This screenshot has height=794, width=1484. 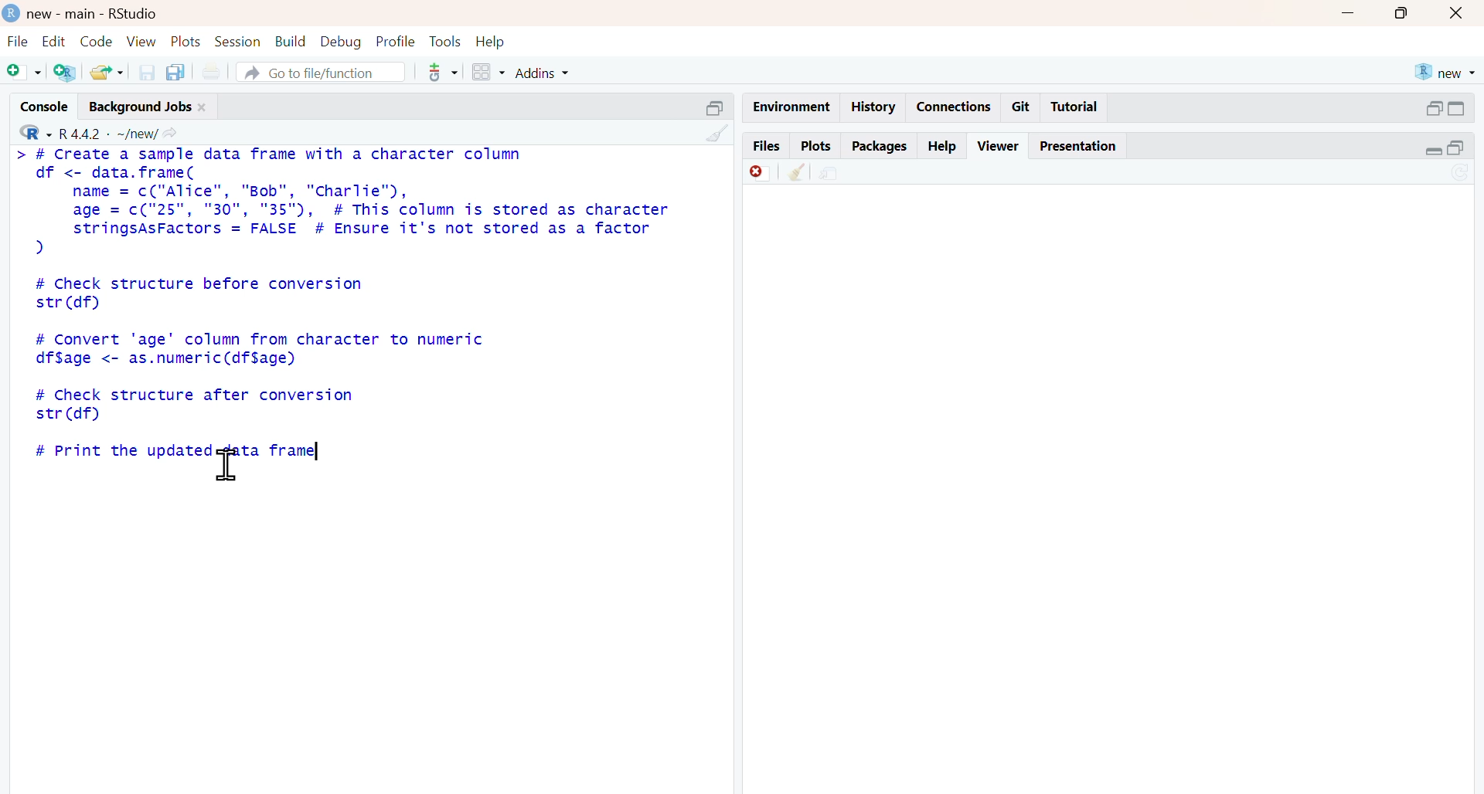 What do you see at coordinates (1433, 108) in the screenshot?
I see `open in separate window` at bounding box center [1433, 108].